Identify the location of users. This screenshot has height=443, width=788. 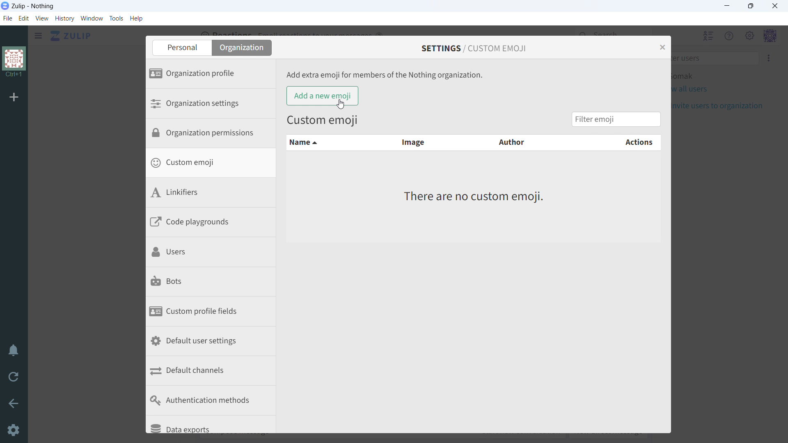
(210, 253).